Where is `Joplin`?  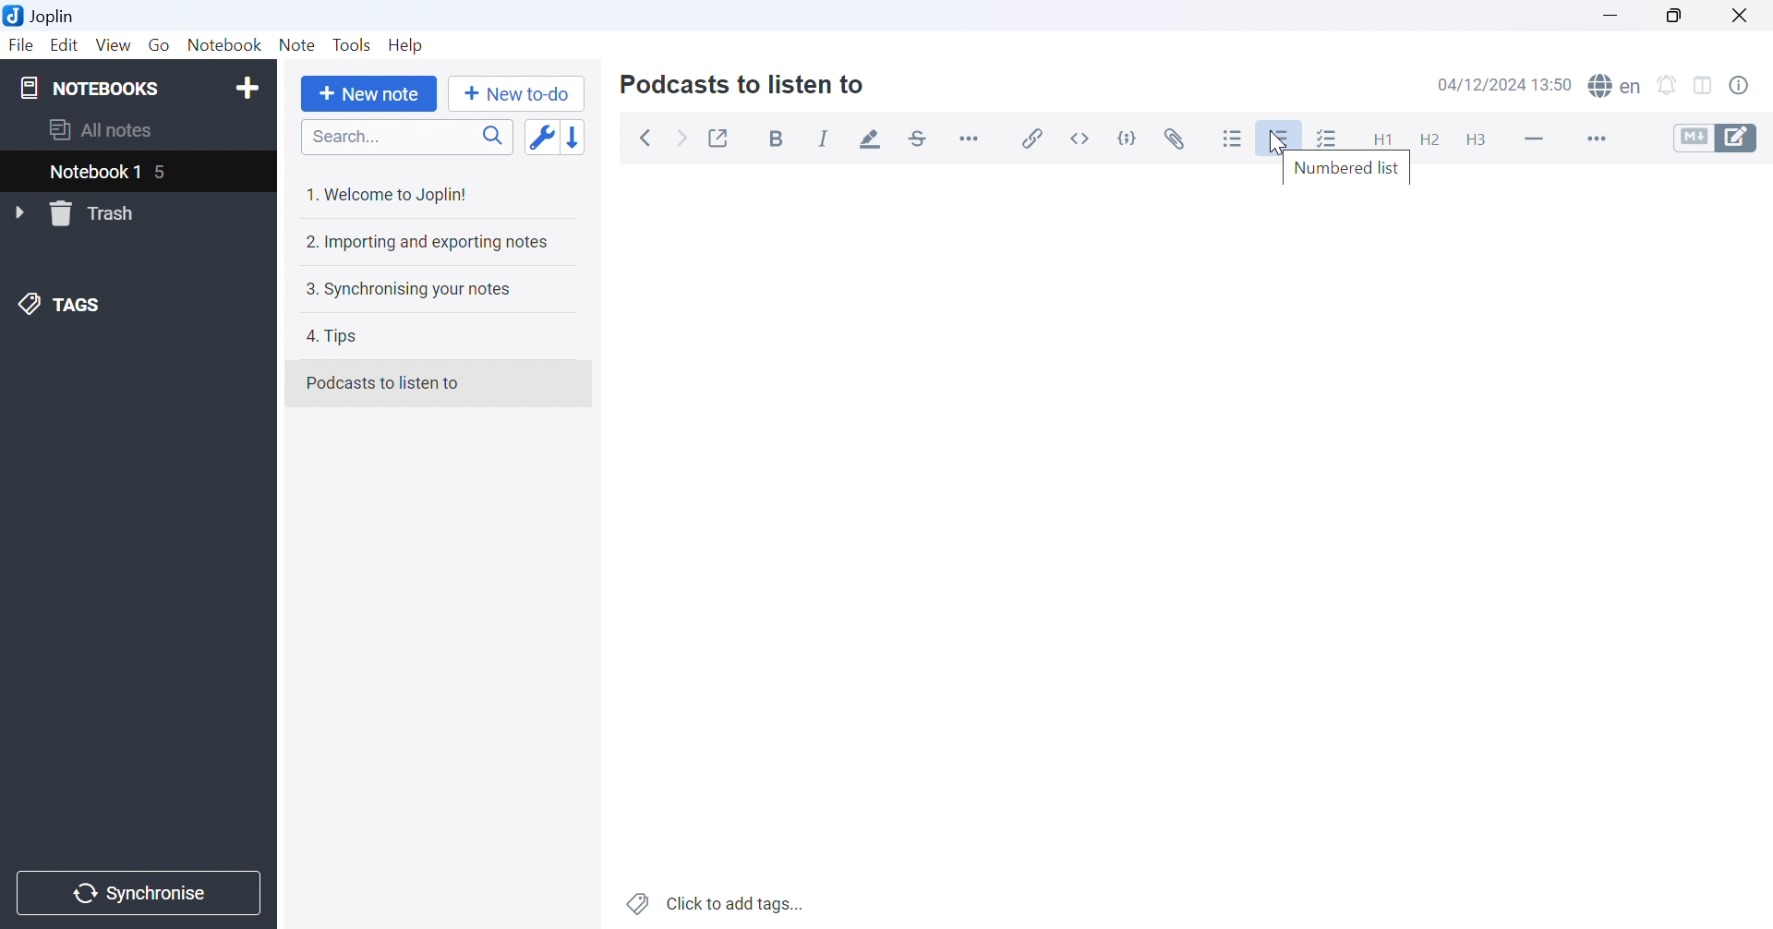
Joplin is located at coordinates (42, 15).